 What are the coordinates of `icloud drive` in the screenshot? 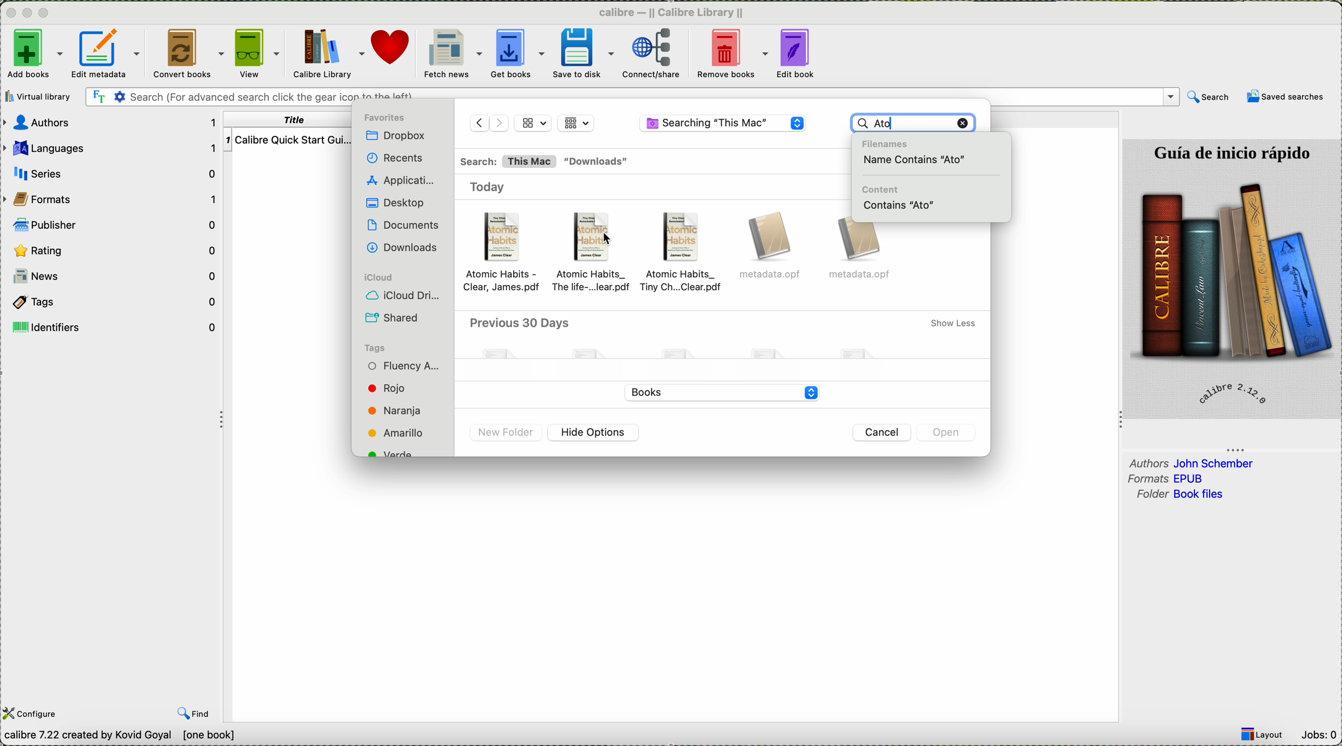 It's located at (405, 295).